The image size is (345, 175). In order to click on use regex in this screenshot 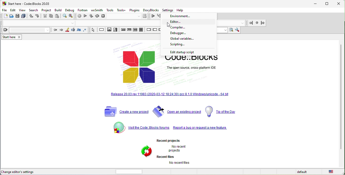, I will do `click(86, 30)`.